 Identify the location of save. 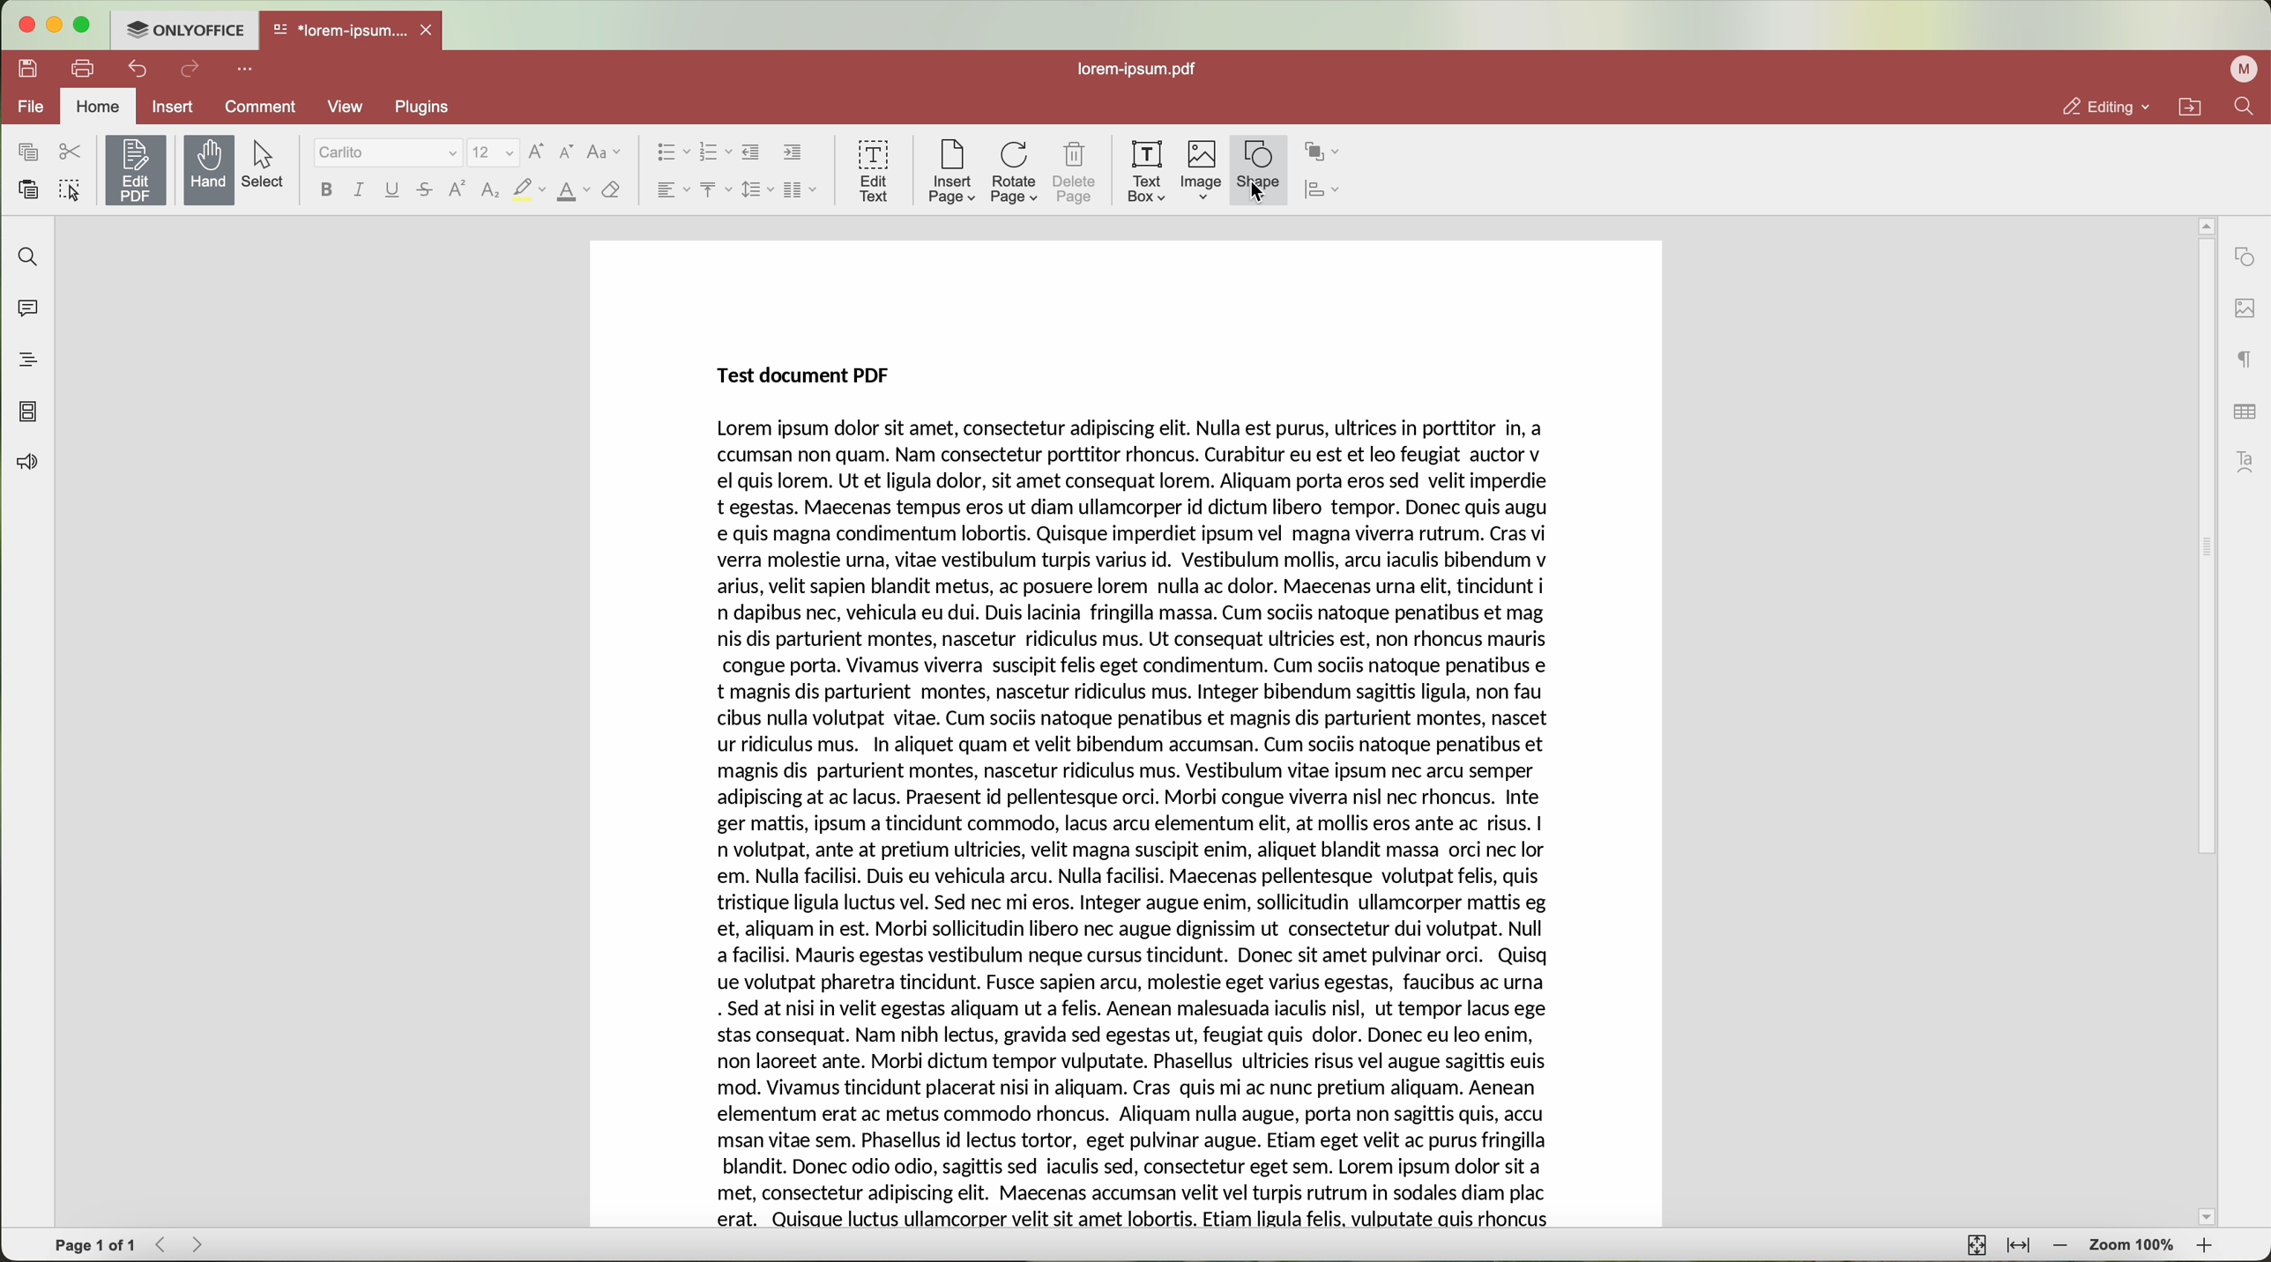
(30, 66).